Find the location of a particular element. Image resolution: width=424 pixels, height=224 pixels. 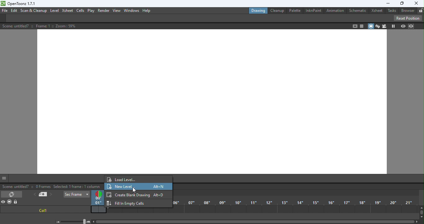

col1 is located at coordinates (42, 211).